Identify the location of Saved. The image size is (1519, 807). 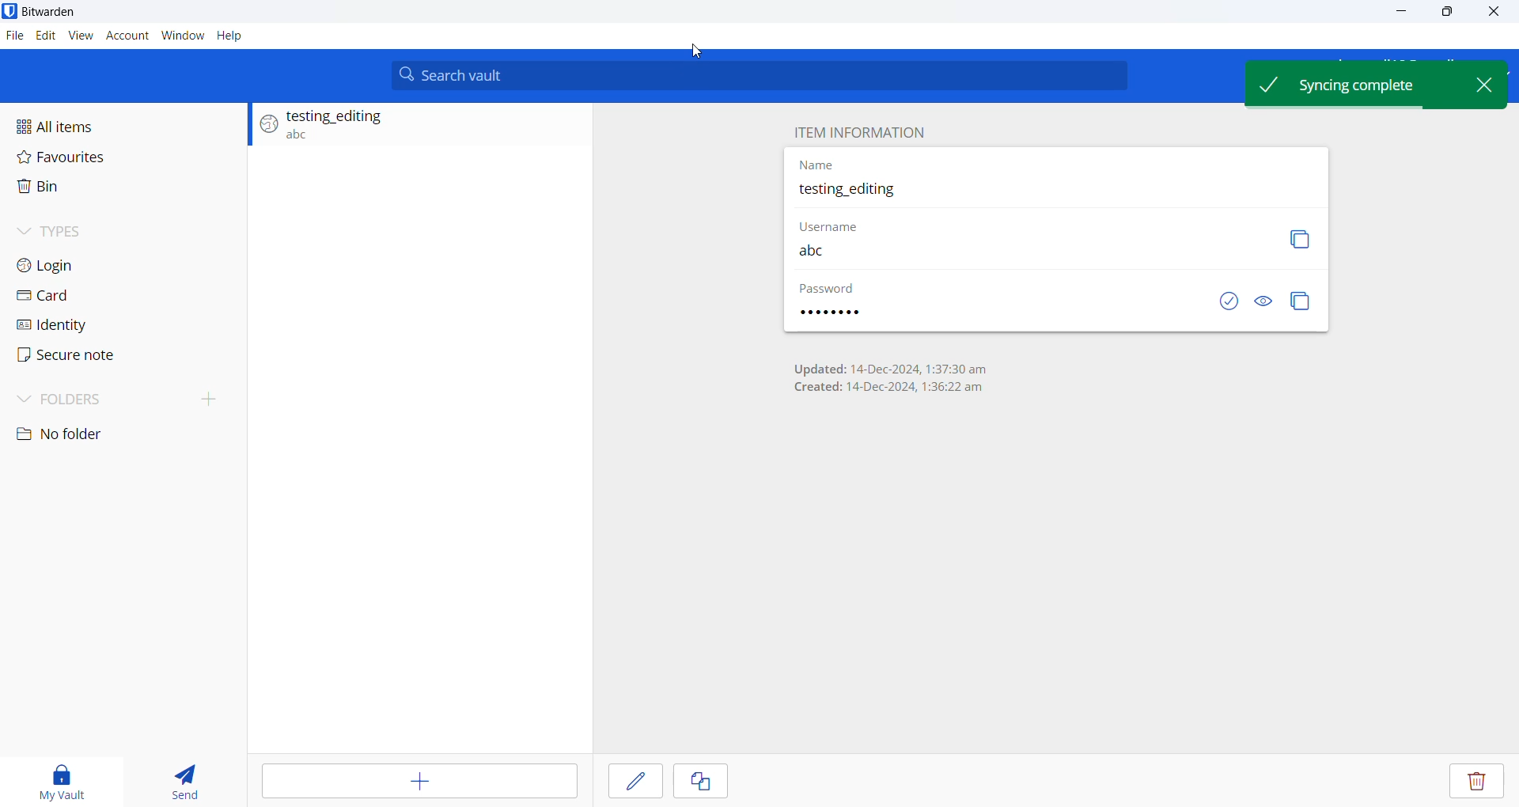
(1214, 302).